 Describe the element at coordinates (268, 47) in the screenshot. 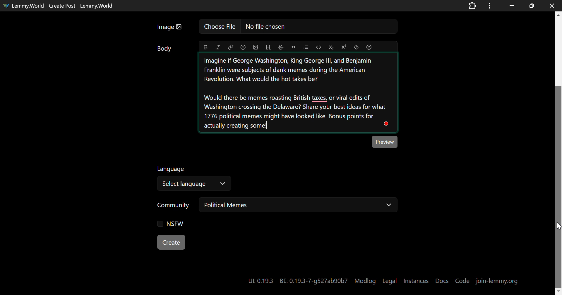

I see `Header` at that location.